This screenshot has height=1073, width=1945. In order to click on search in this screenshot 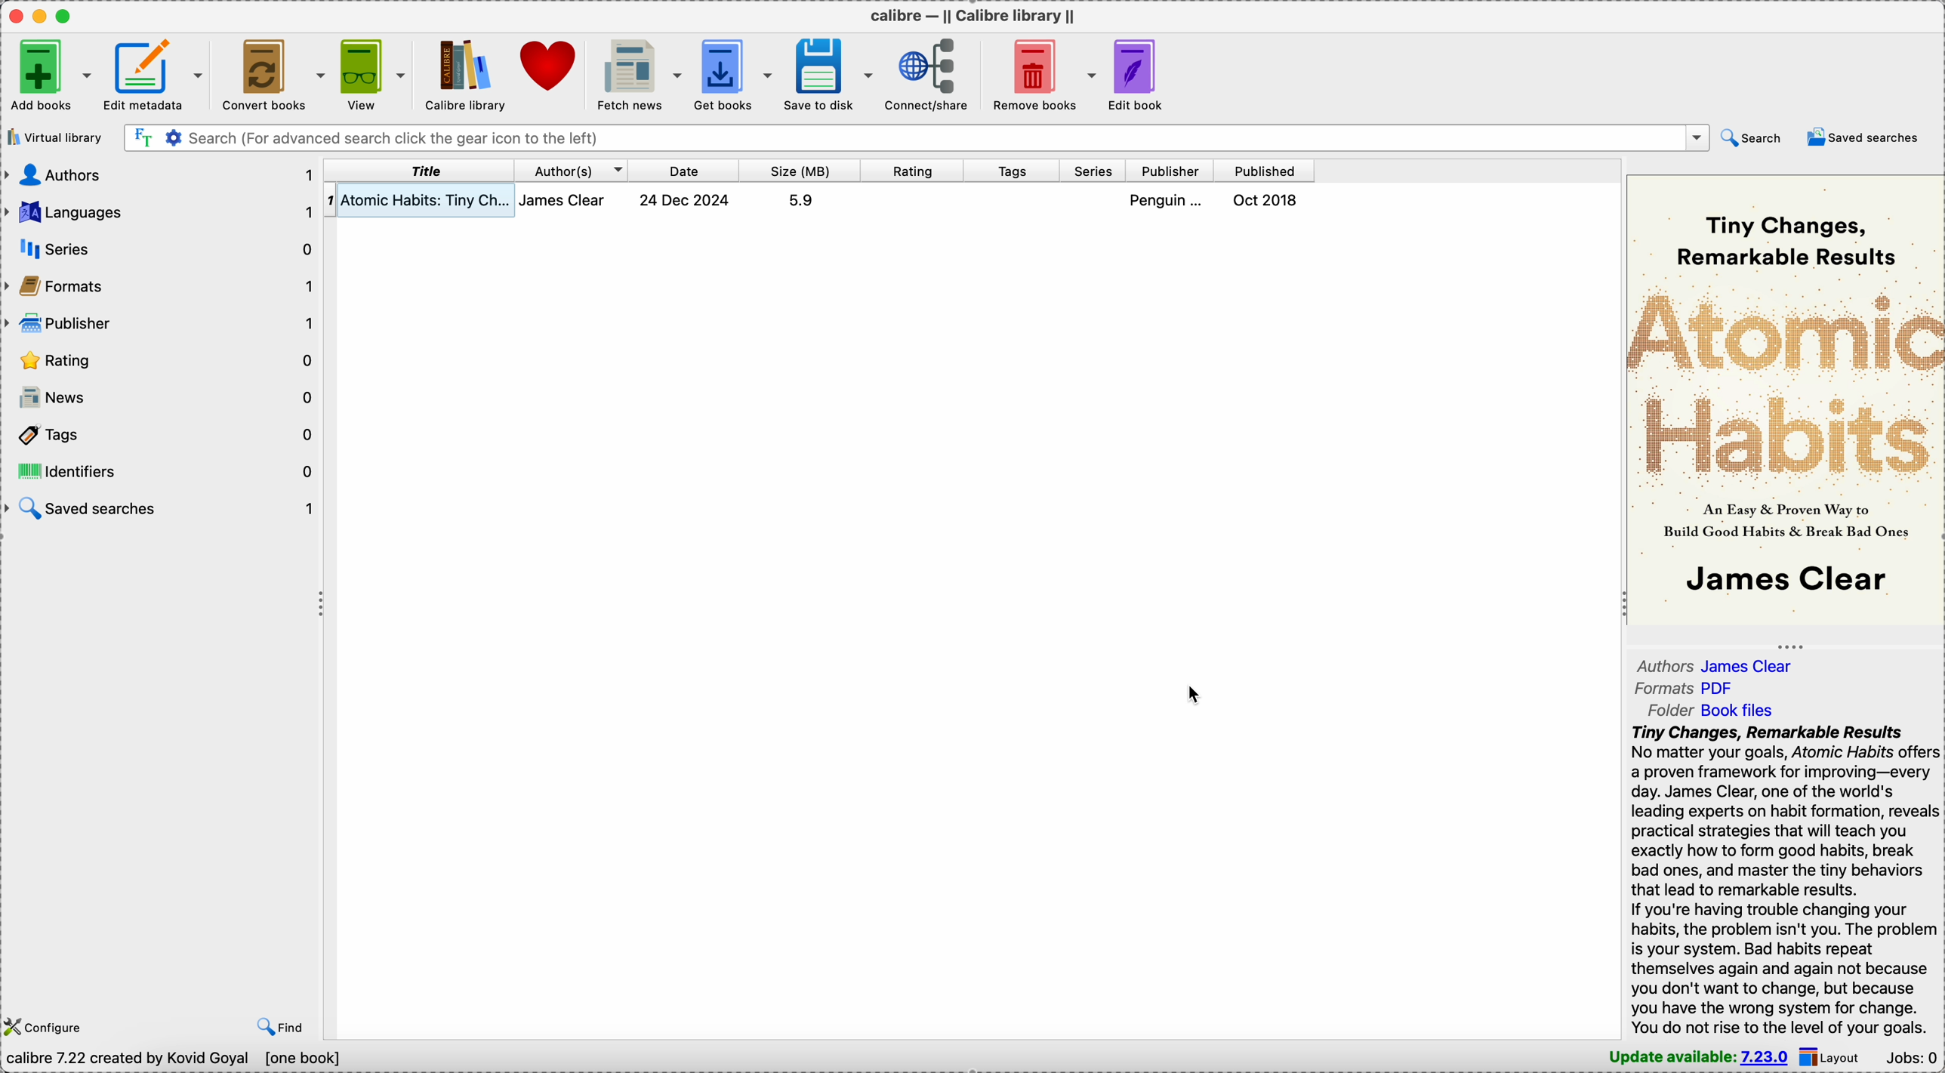, I will do `click(1751, 137)`.